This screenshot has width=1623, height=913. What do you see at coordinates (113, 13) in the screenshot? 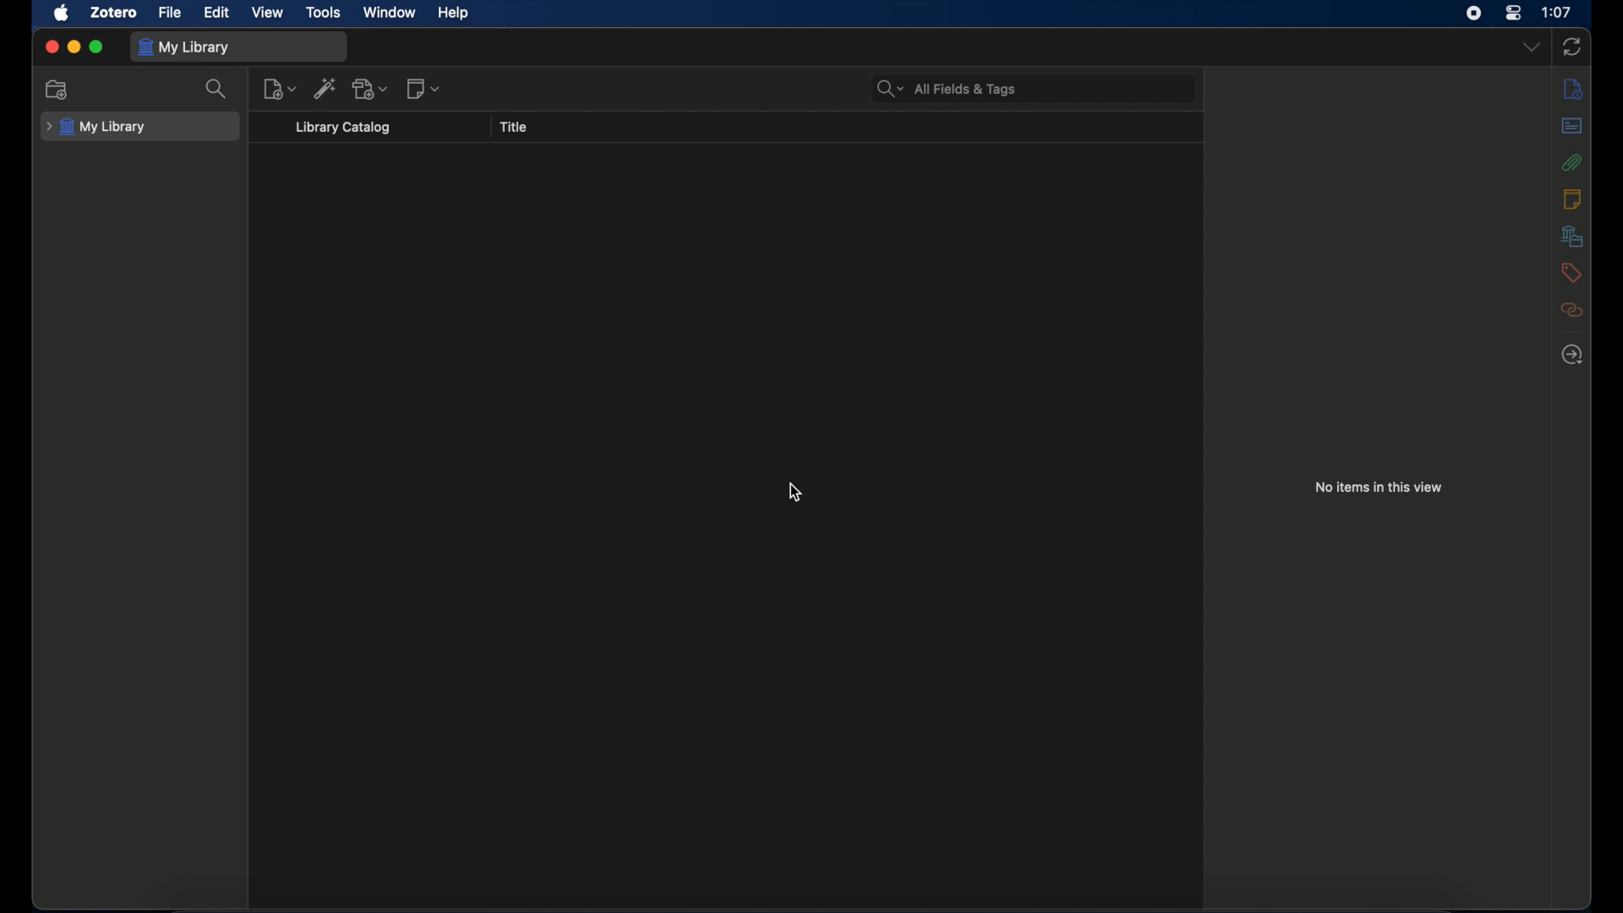
I see `zotero` at bounding box center [113, 13].